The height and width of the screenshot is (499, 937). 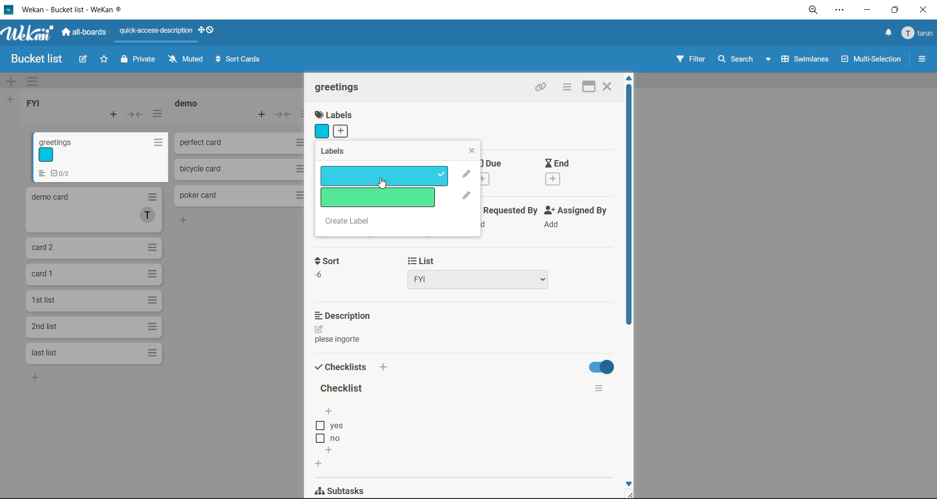 What do you see at coordinates (343, 132) in the screenshot?
I see `add` at bounding box center [343, 132].